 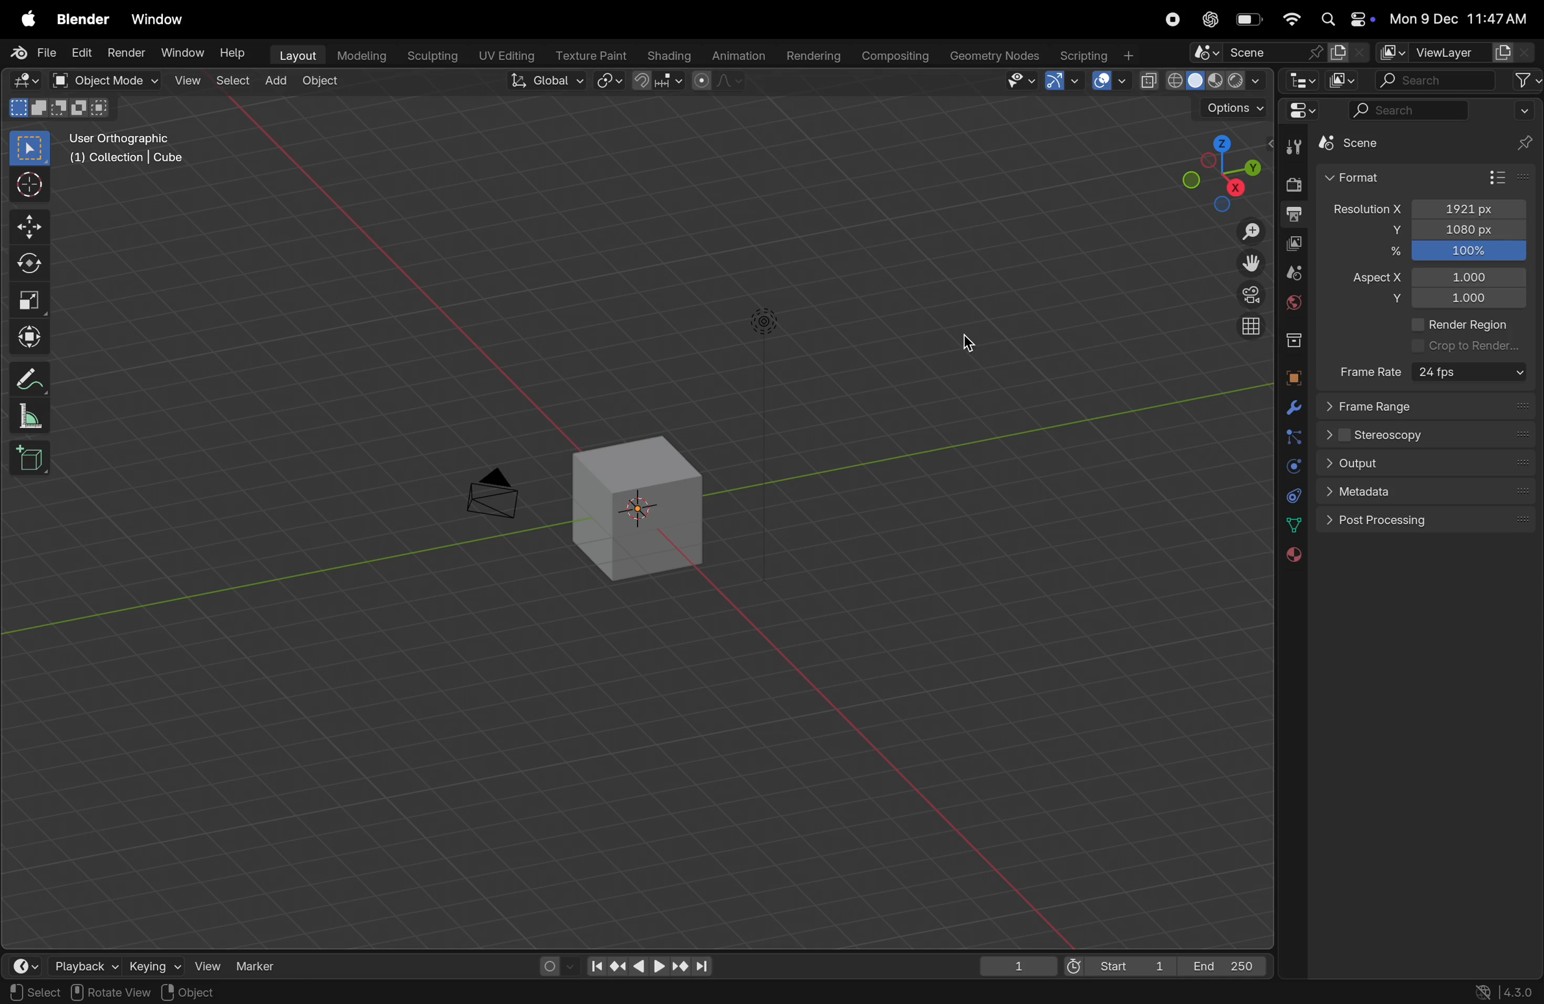 I want to click on context menu, so click(x=259, y=991).